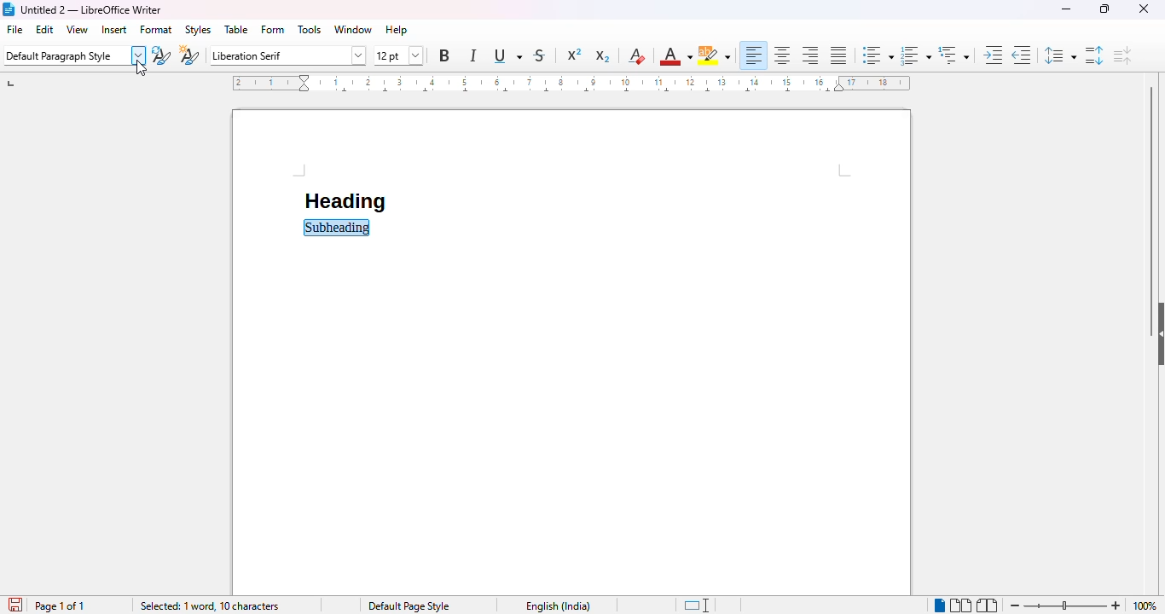 The image size is (1165, 614). What do you see at coordinates (938, 605) in the screenshot?
I see `single page view` at bounding box center [938, 605].